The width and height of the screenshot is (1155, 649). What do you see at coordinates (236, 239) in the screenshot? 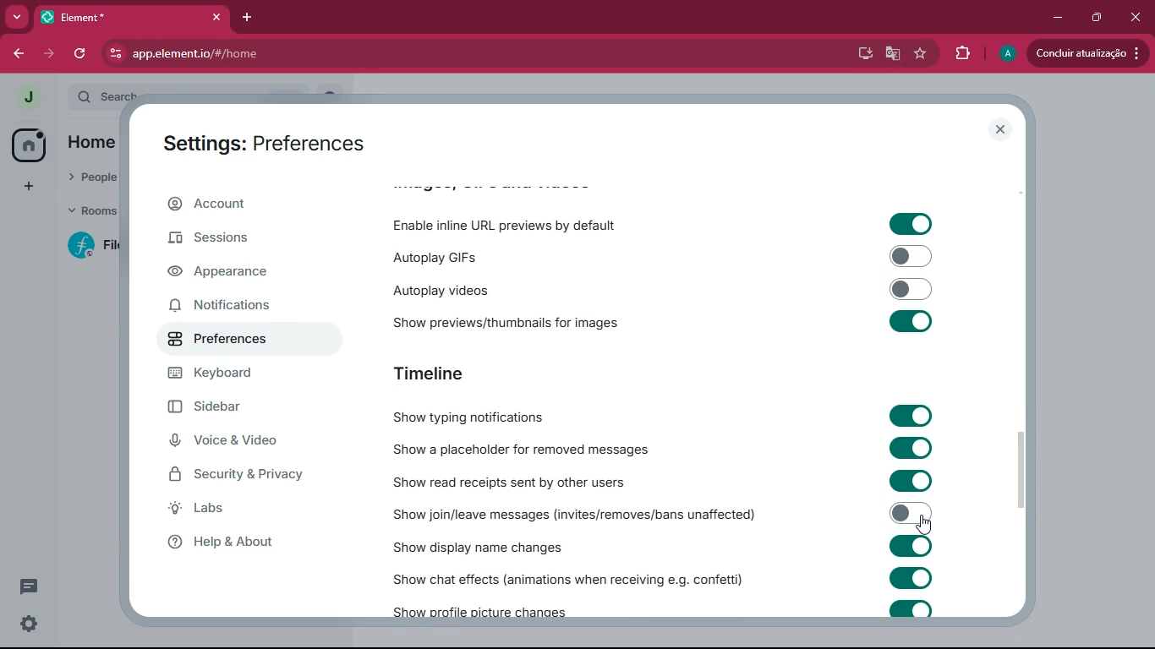
I see `sessions` at bounding box center [236, 239].